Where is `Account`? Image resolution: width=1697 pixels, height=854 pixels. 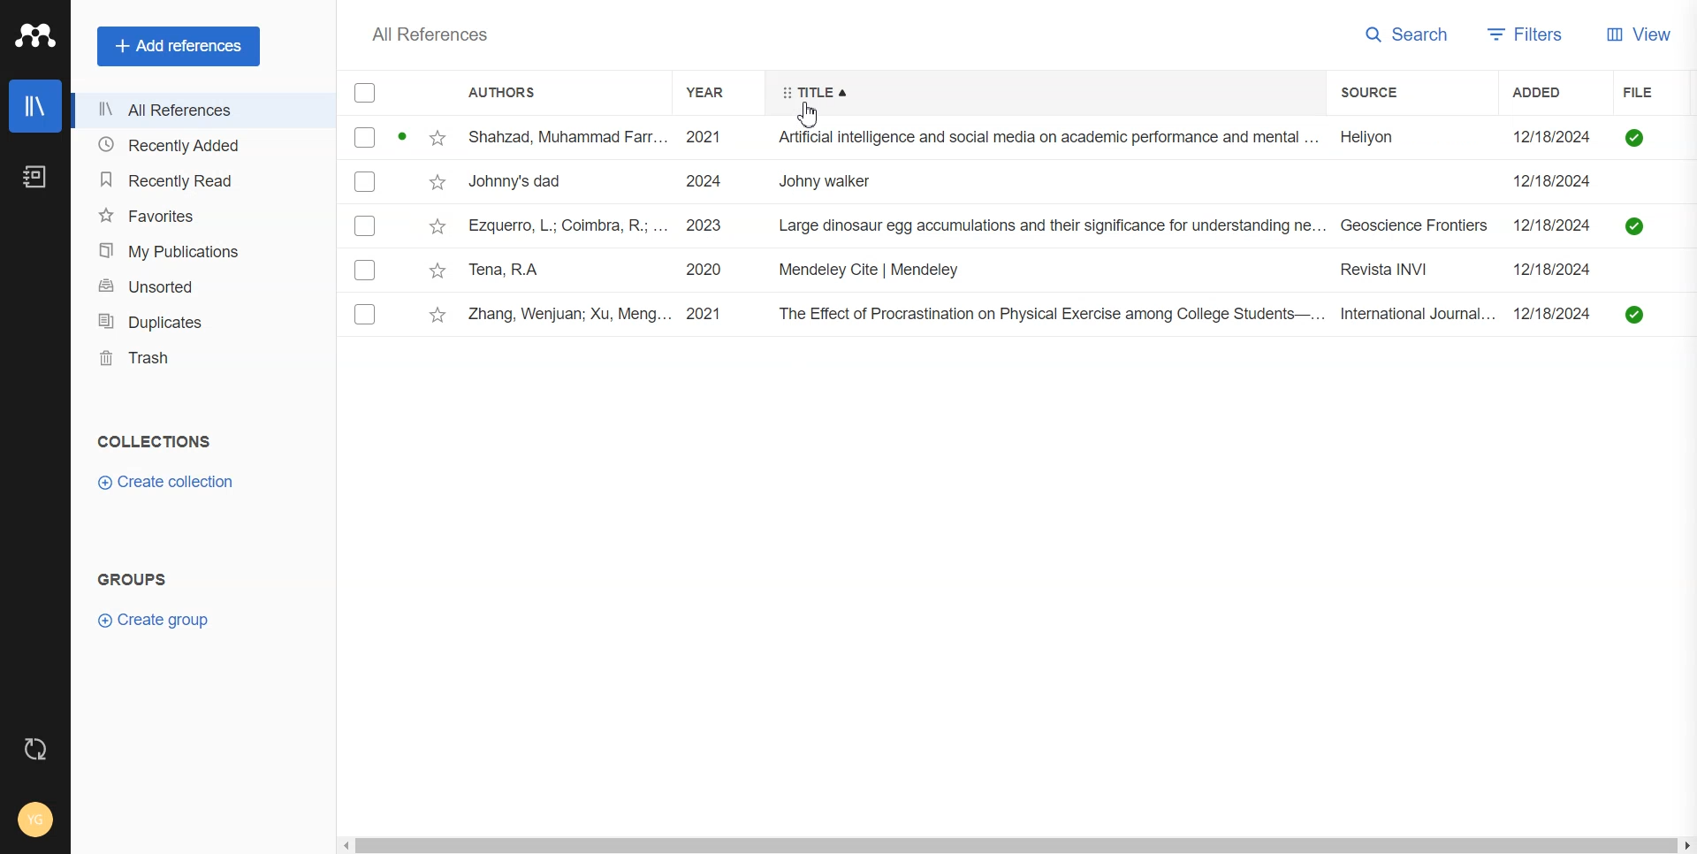
Account is located at coordinates (36, 820).